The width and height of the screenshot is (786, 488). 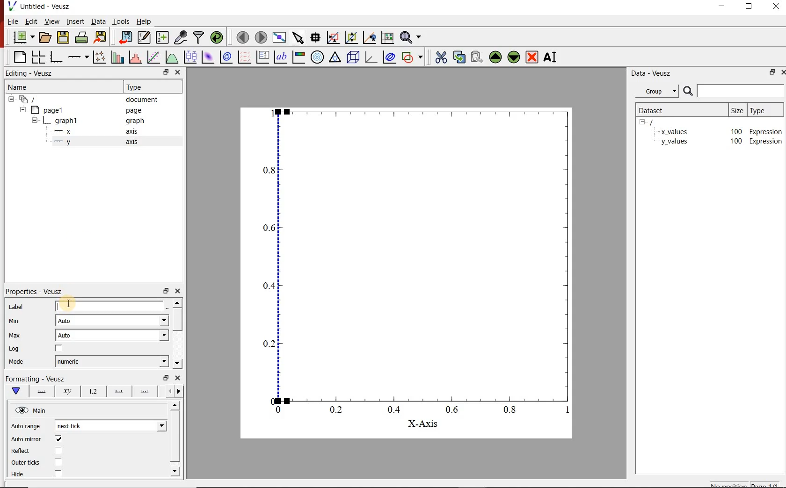 I want to click on axis, so click(x=131, y=142).